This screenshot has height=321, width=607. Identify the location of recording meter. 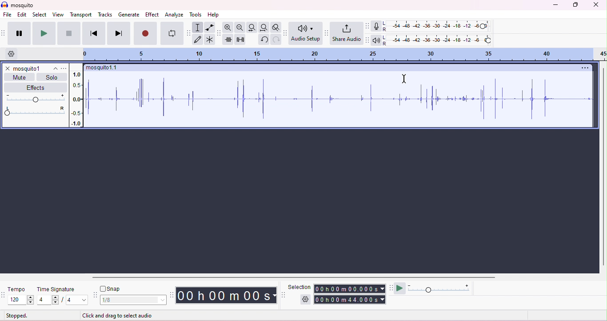
(376, 27).